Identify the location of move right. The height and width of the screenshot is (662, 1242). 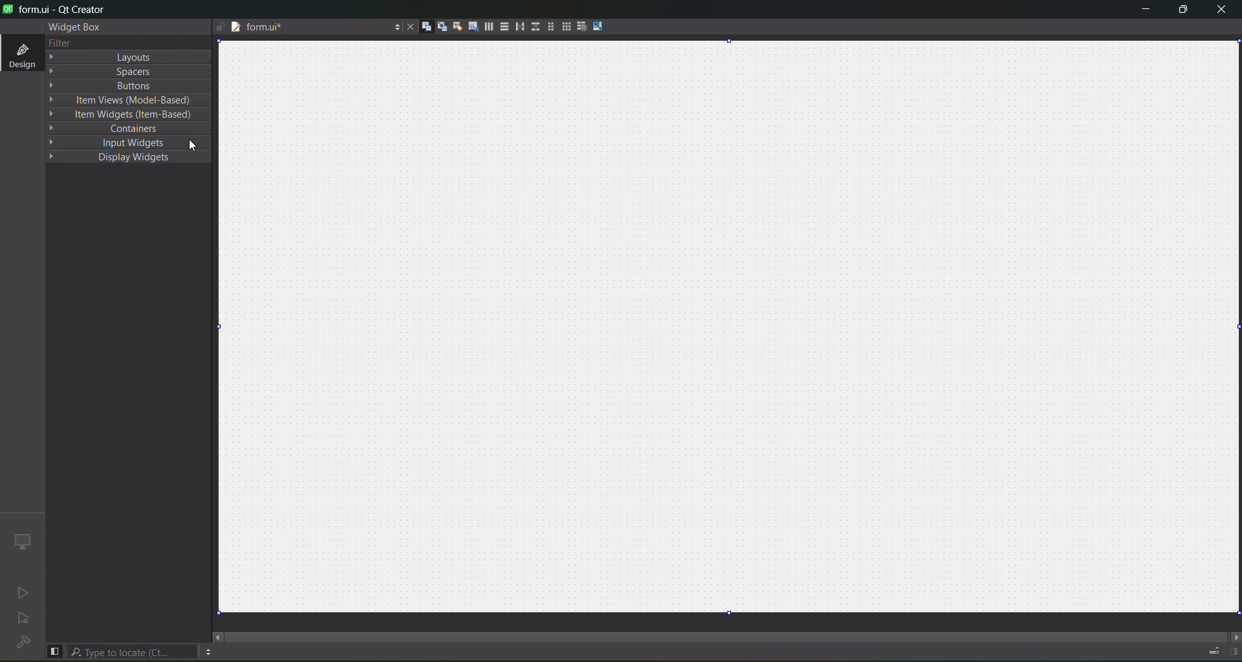
(218, 637).